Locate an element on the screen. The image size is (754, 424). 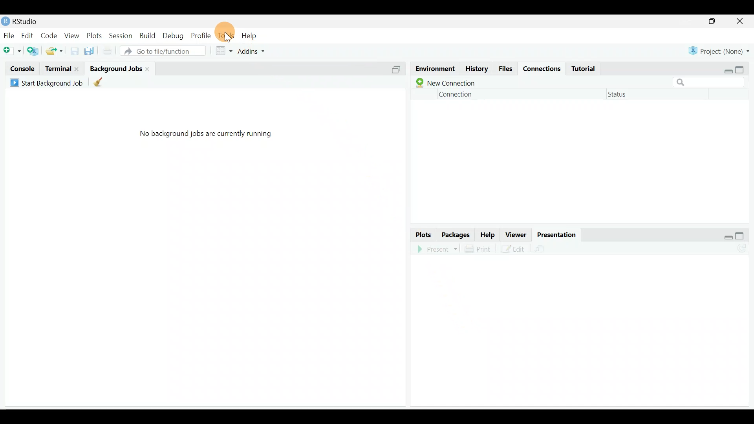
restore down is located at coordinates (728, 234).